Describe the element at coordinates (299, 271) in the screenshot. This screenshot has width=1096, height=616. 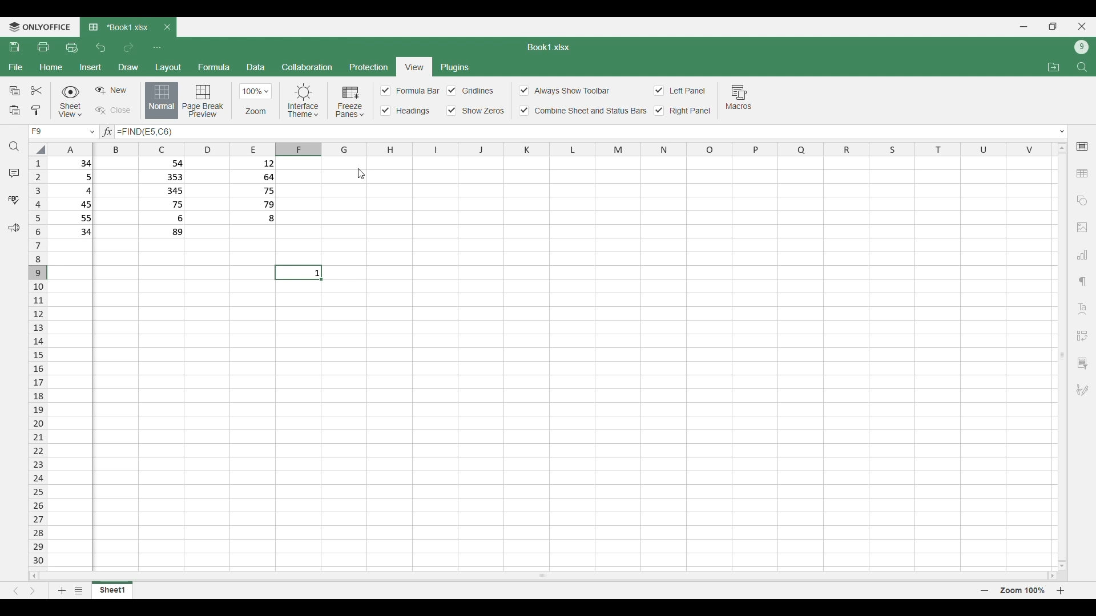
I see `current cell : 1` at that location.